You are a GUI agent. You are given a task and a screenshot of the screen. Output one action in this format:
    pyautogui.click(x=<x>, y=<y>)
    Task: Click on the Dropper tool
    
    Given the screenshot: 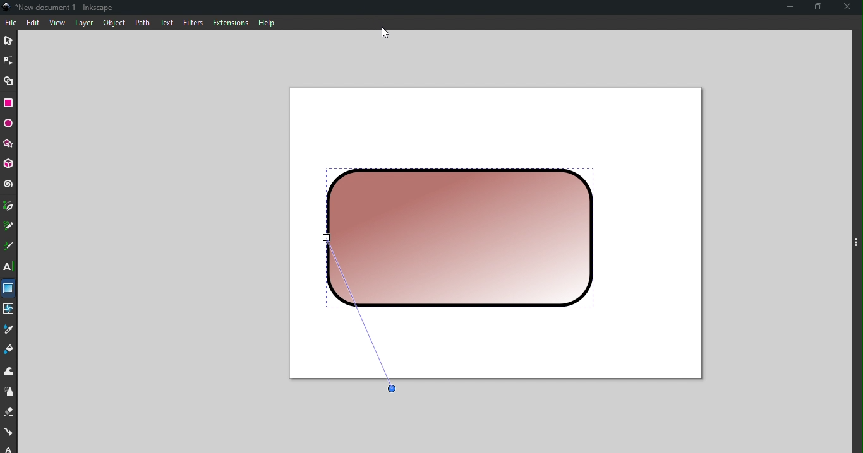 What is the action you would take?
    pyautogui.click(x=9, y=330)
    